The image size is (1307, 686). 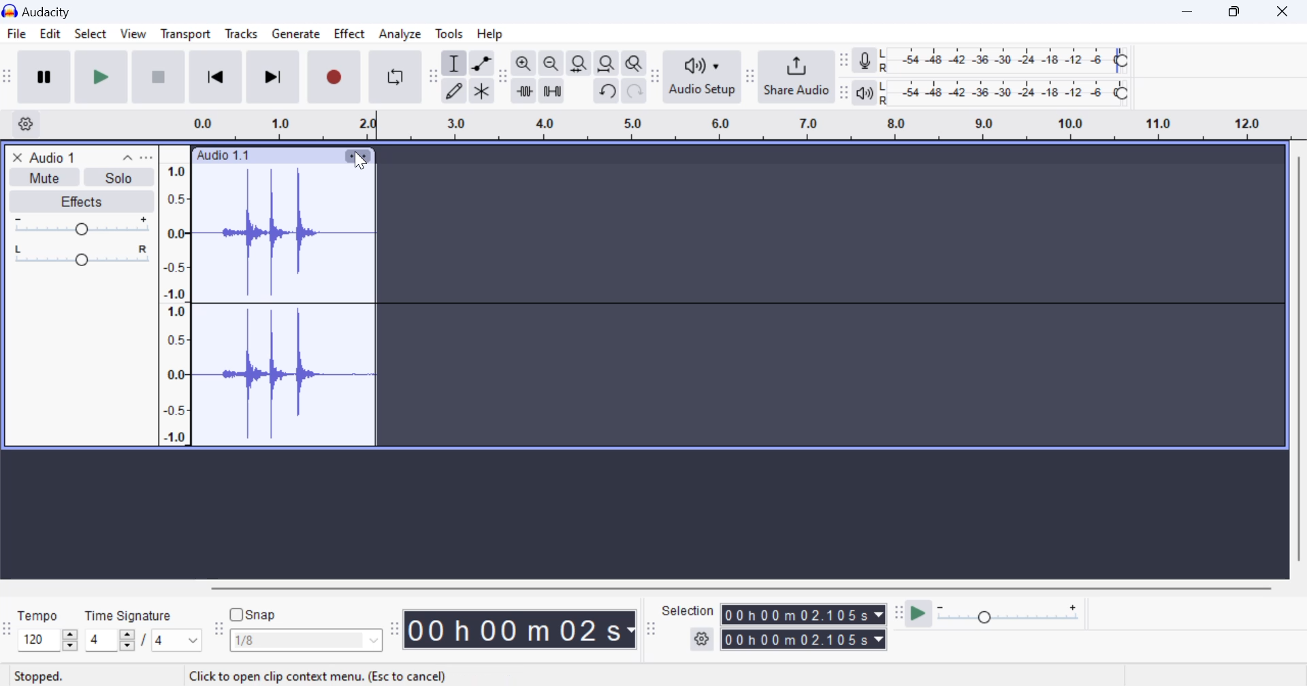 I want to click on Edit, so click(x=50, y=36).